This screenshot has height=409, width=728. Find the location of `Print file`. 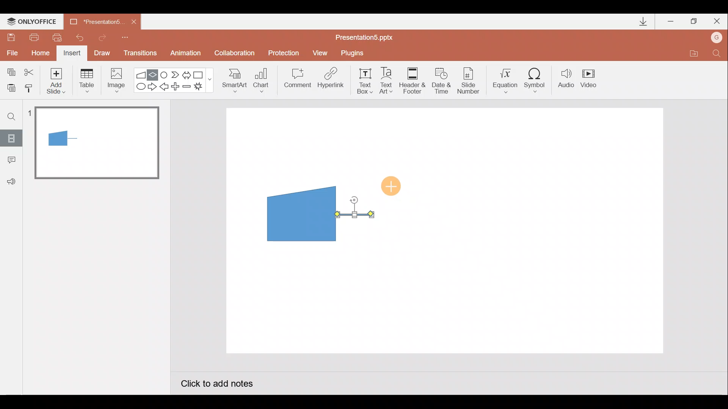

Print file is located at coordinates (33, 37).